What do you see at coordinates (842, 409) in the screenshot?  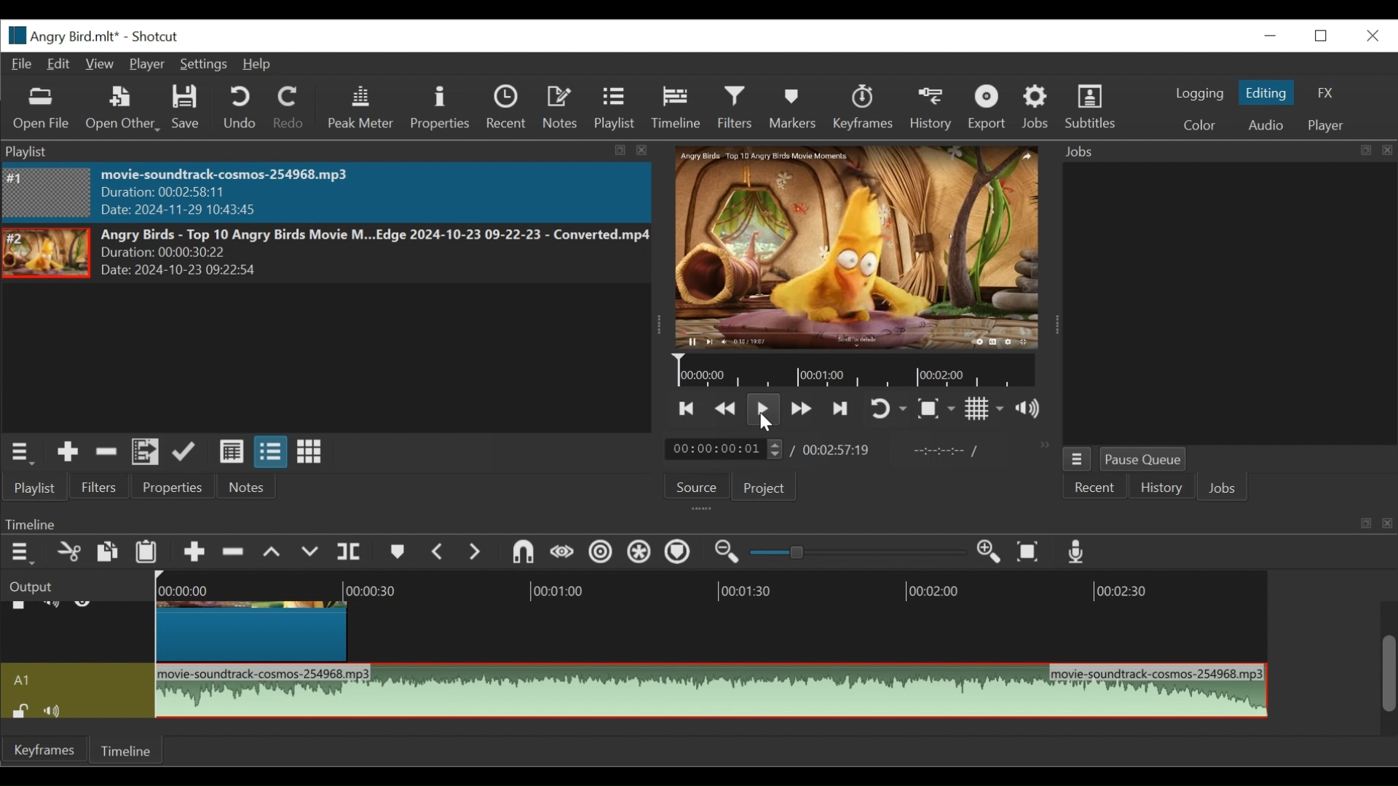 I see `Skip to the next point` at bounding box center [842, 409].